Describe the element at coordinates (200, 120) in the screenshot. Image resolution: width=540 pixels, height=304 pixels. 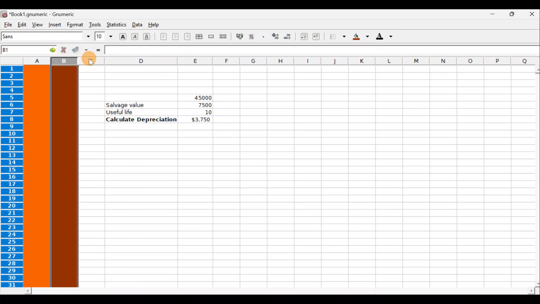
I see `$3,750` at that location.